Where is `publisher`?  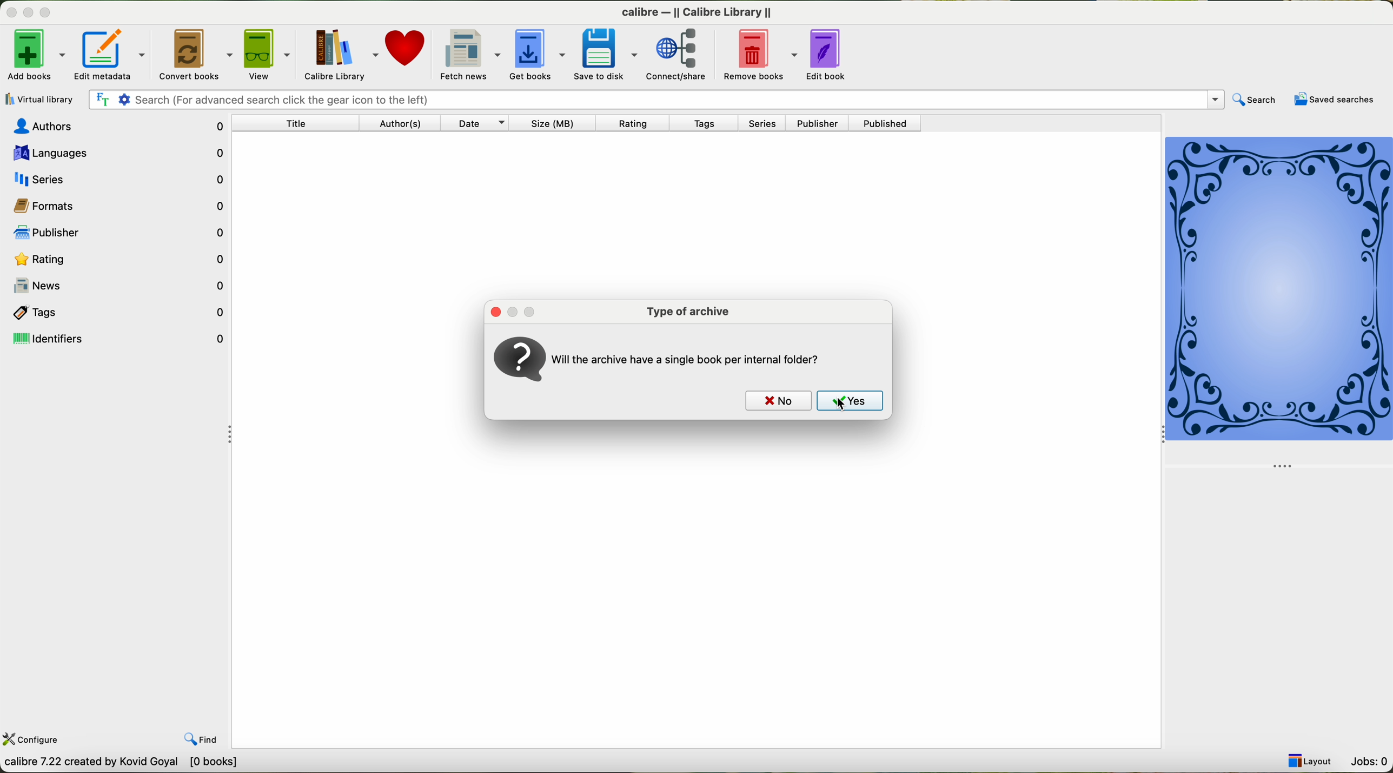 publisher is located at coordinates (820, 123).